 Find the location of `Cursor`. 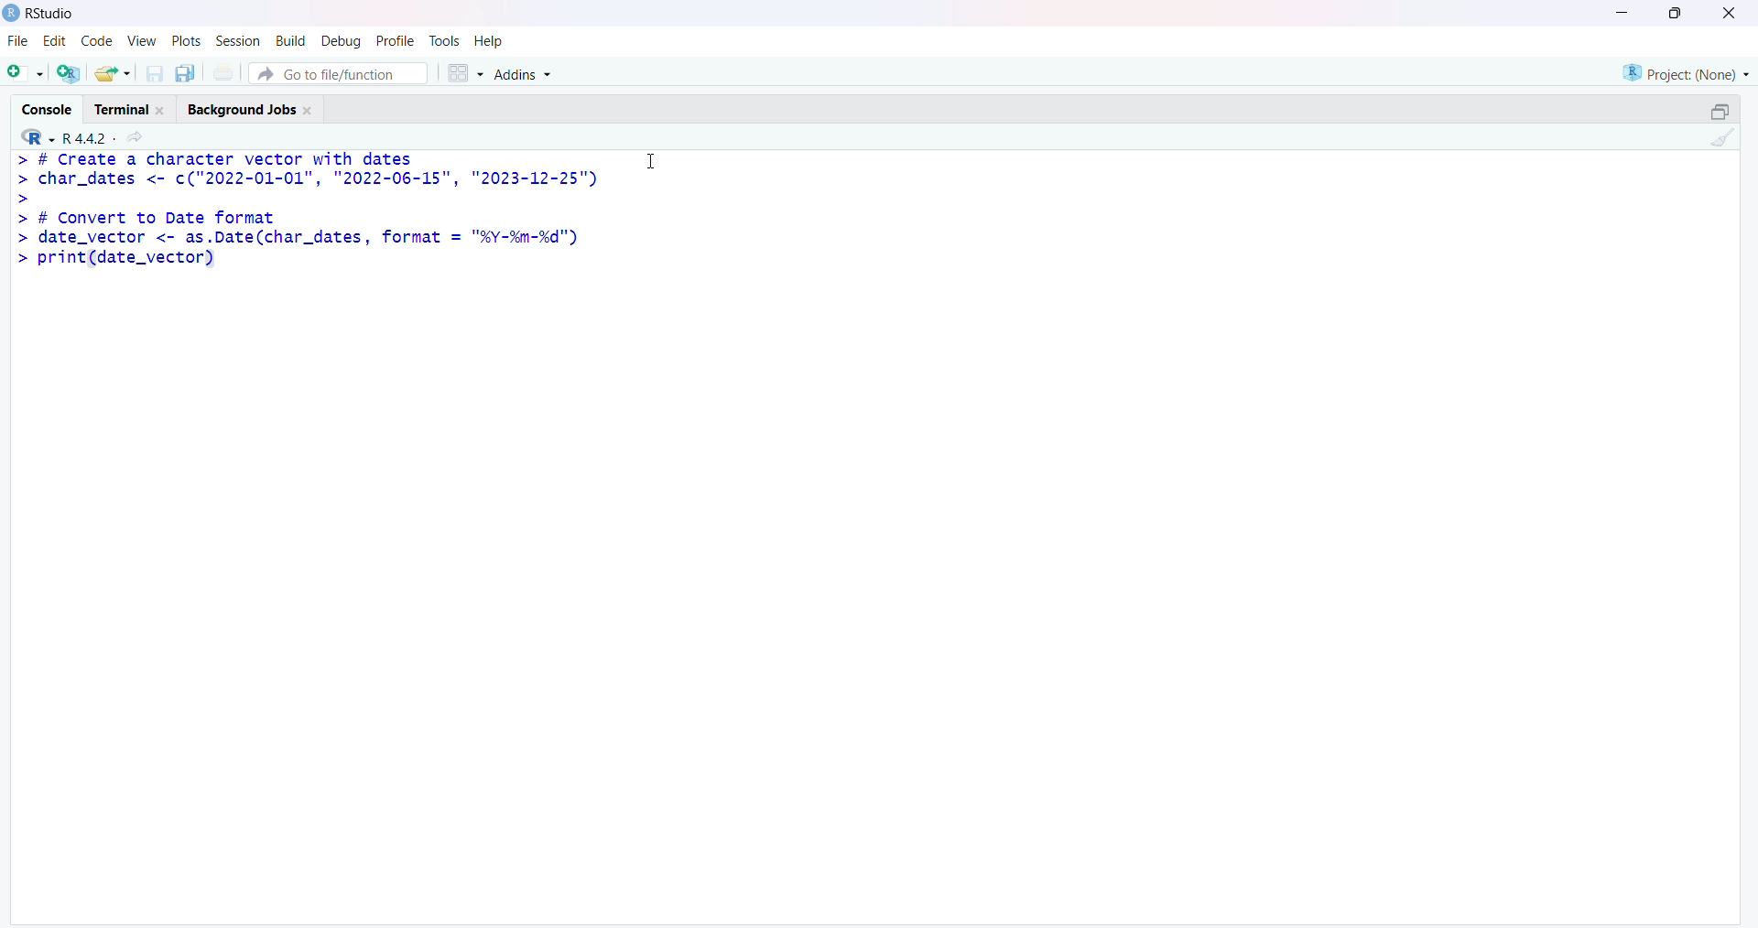

Cursor is located at coordinates (651, 160).